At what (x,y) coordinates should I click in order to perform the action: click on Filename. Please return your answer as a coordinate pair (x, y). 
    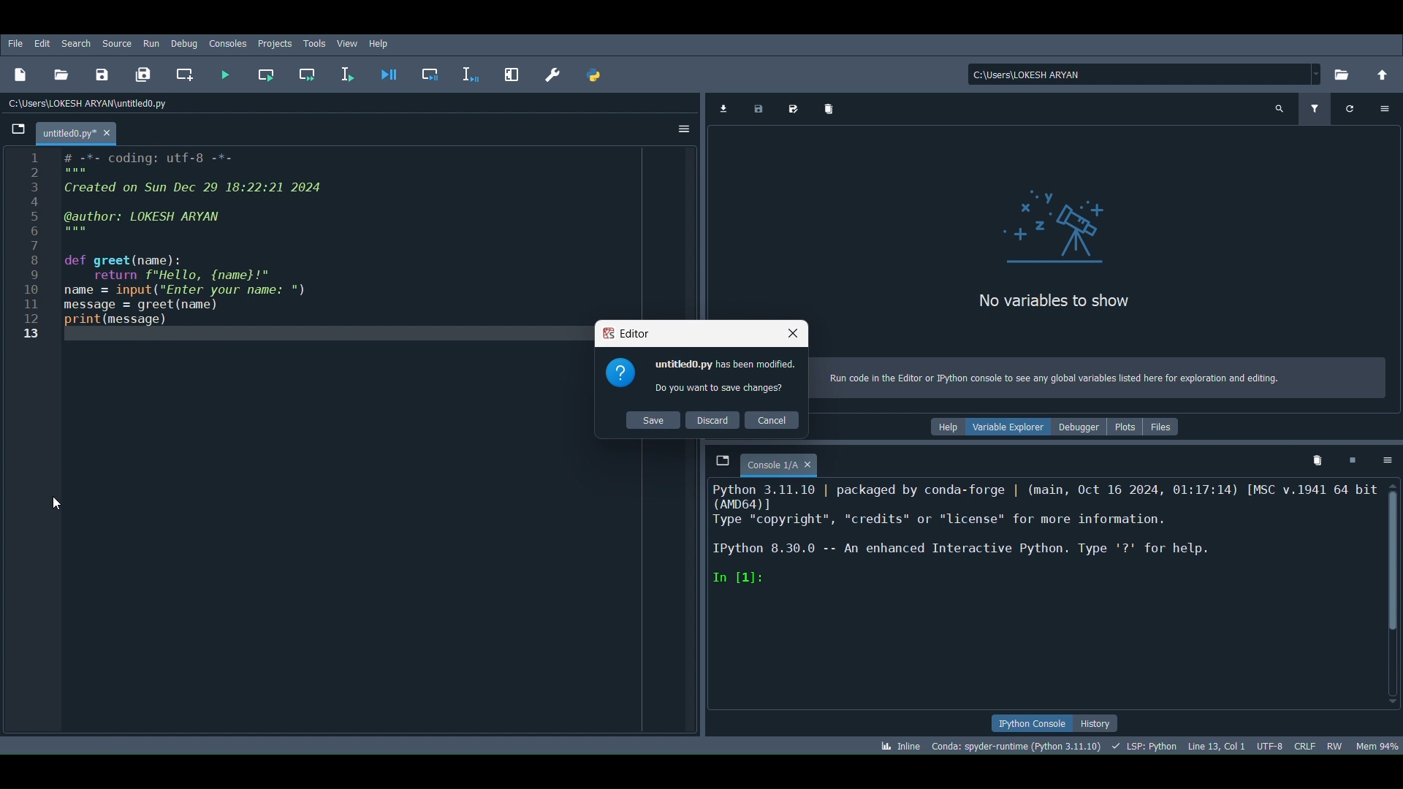
    Looking at the image, I should click on (84, 130).